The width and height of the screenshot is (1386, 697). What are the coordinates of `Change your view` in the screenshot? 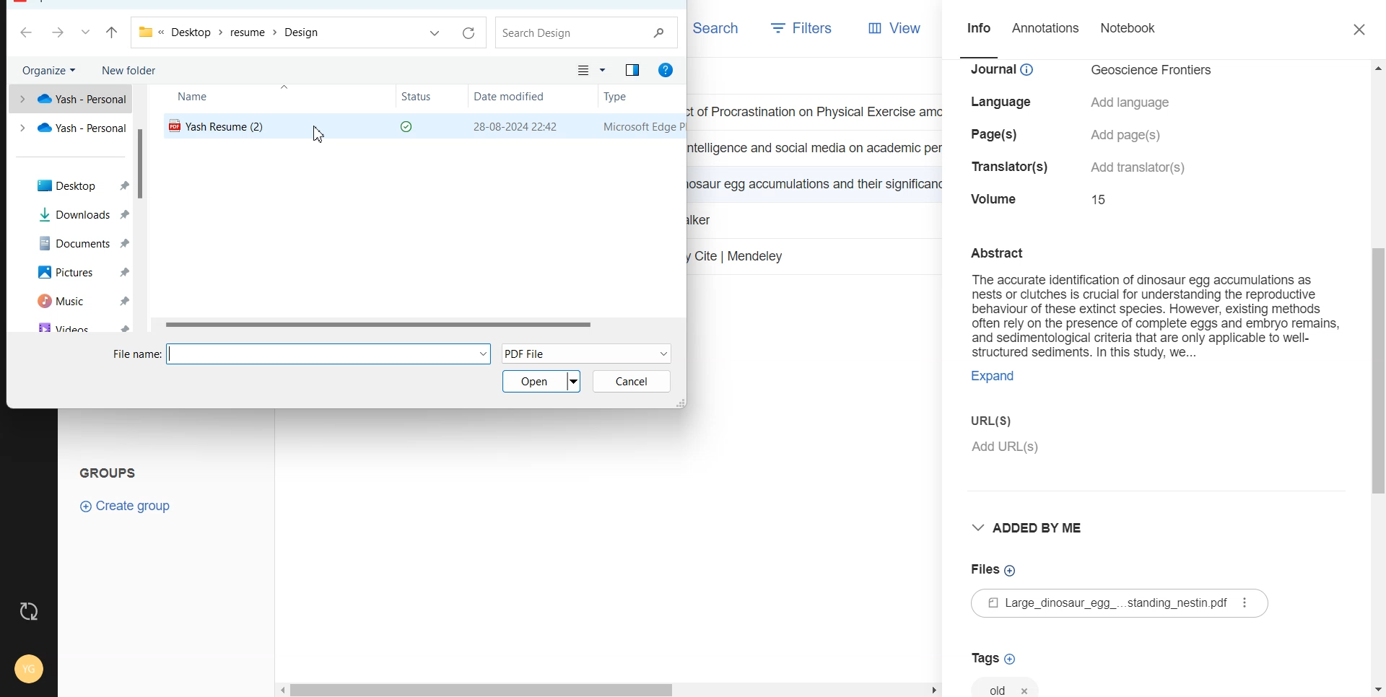 It's located at (592, 70).